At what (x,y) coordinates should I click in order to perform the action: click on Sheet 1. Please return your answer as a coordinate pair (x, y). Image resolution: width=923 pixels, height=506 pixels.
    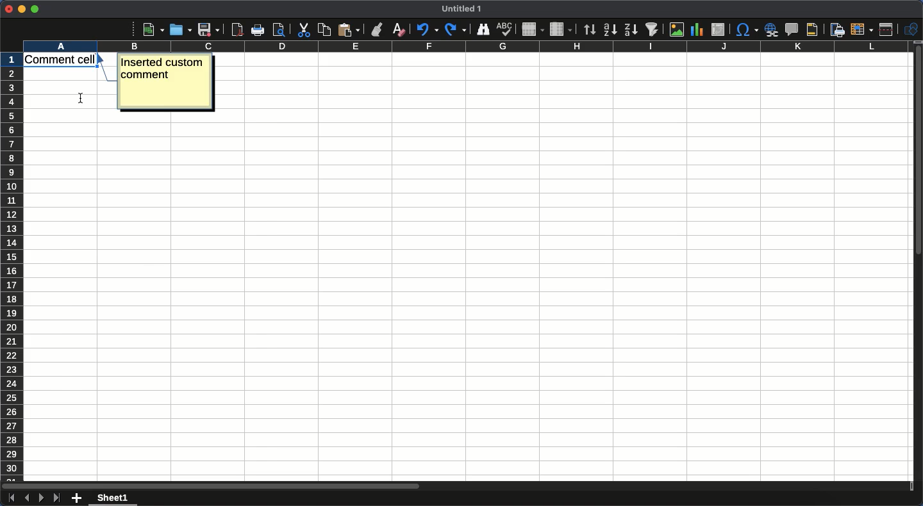
    Looking at the image, I should click on (115, 498).